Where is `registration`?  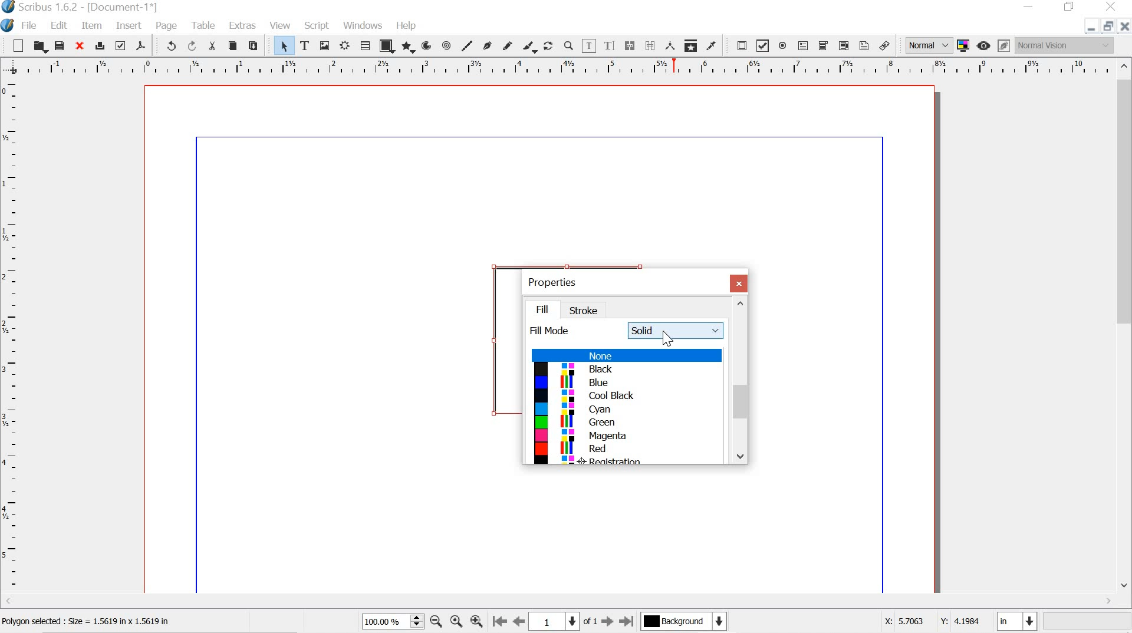
registration is located at coordinates (621, 461).